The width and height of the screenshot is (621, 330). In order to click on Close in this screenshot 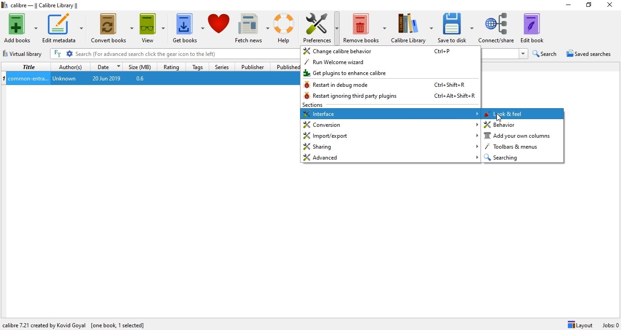, I will do `click(611, 6)`.